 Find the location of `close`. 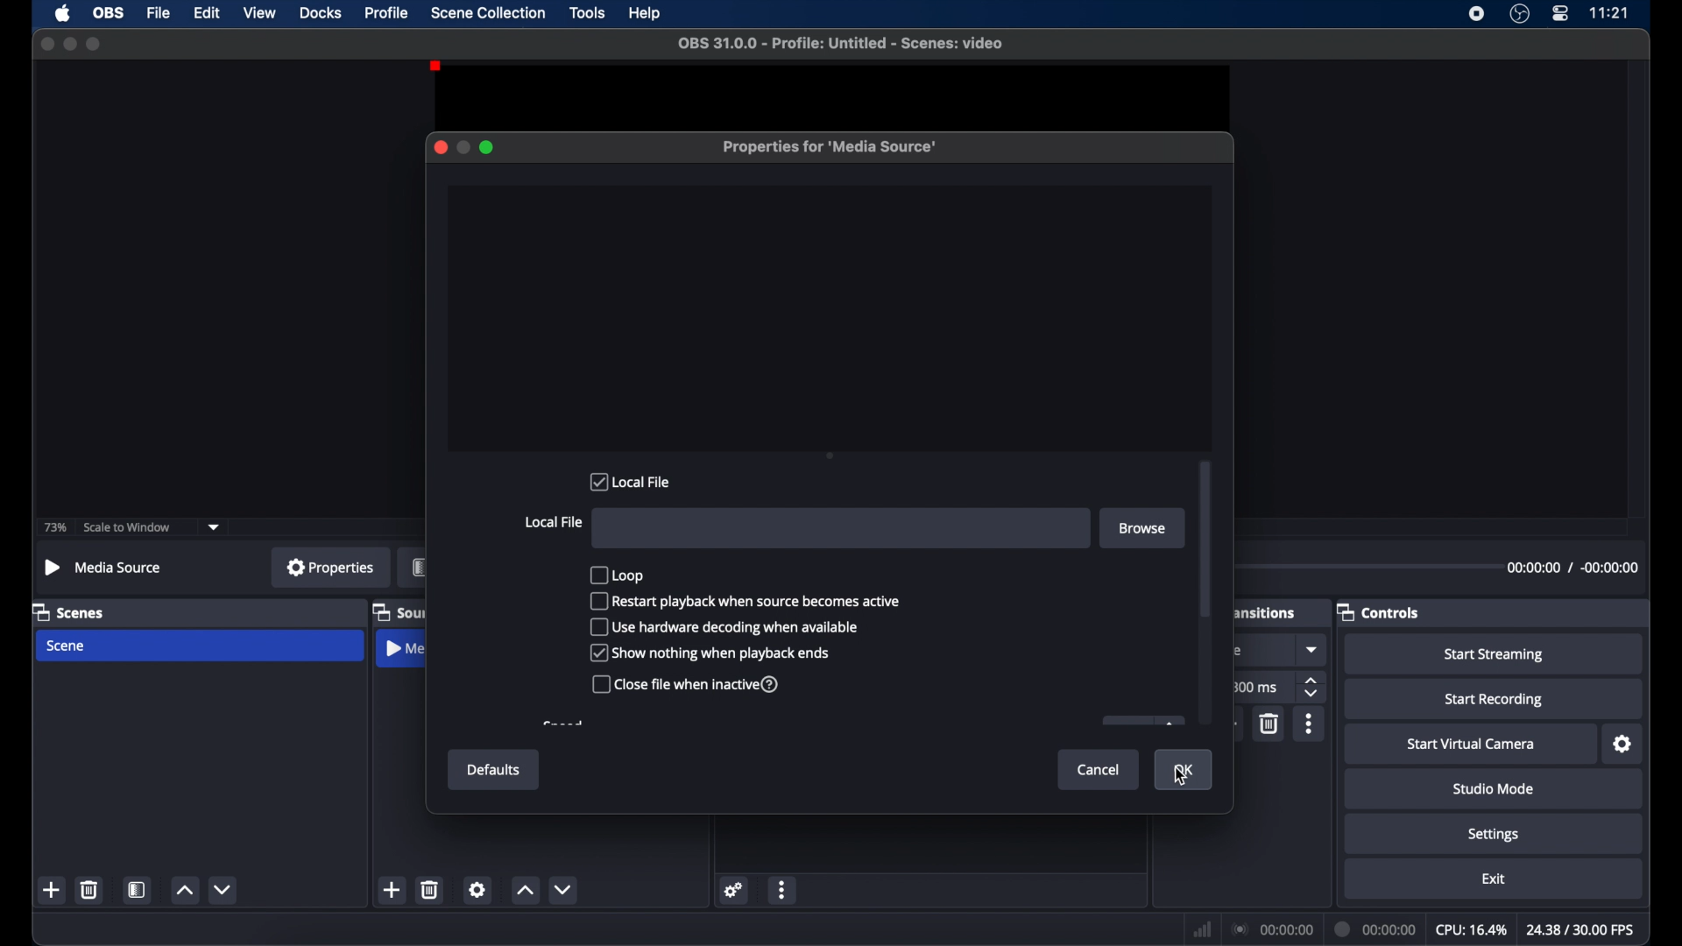

close is located at coordinates (46, 44).